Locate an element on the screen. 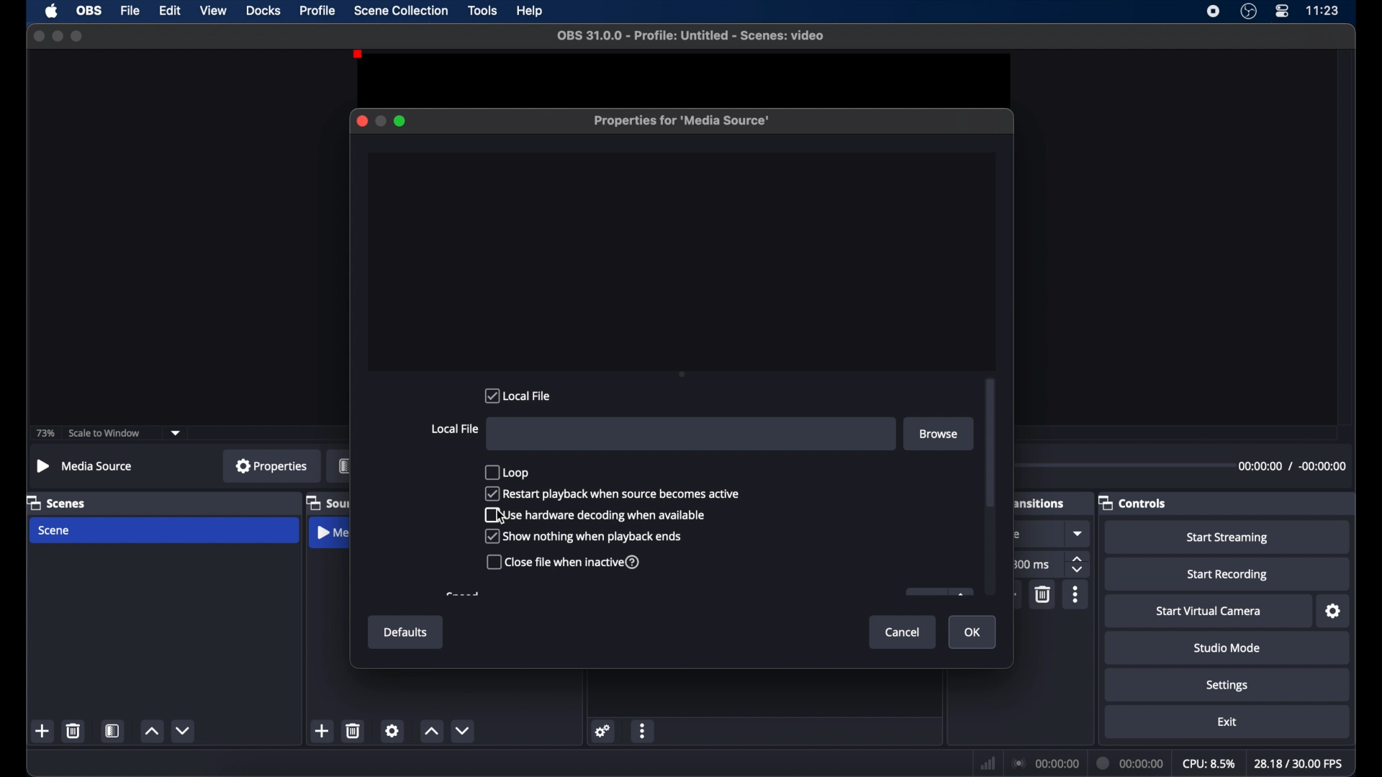  obs studio is located at coordinates (1248, 12).